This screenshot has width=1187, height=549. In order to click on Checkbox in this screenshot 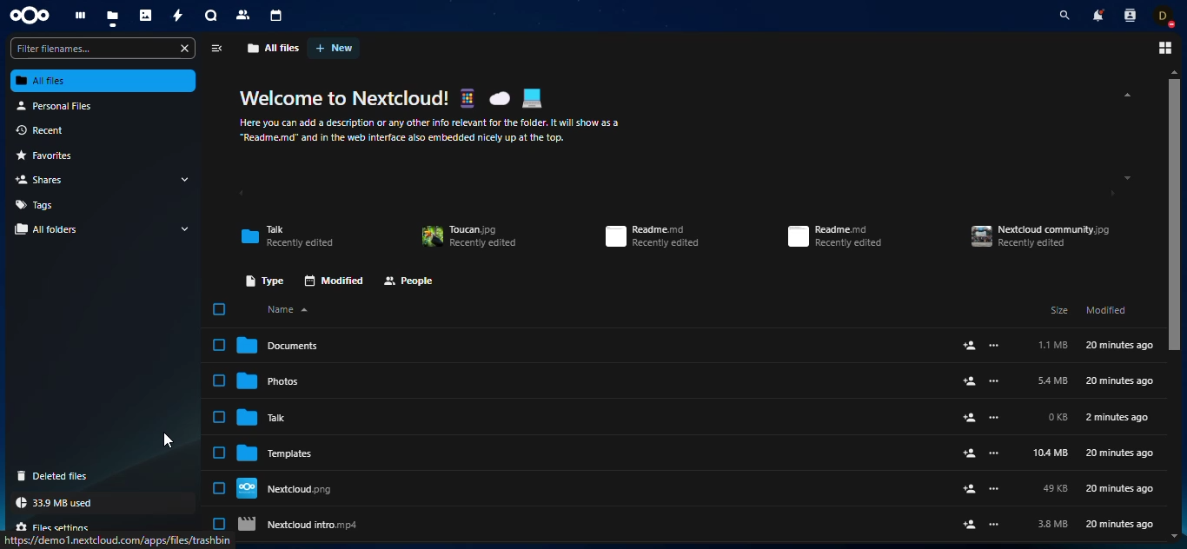, I will do `click(216, 310)`.